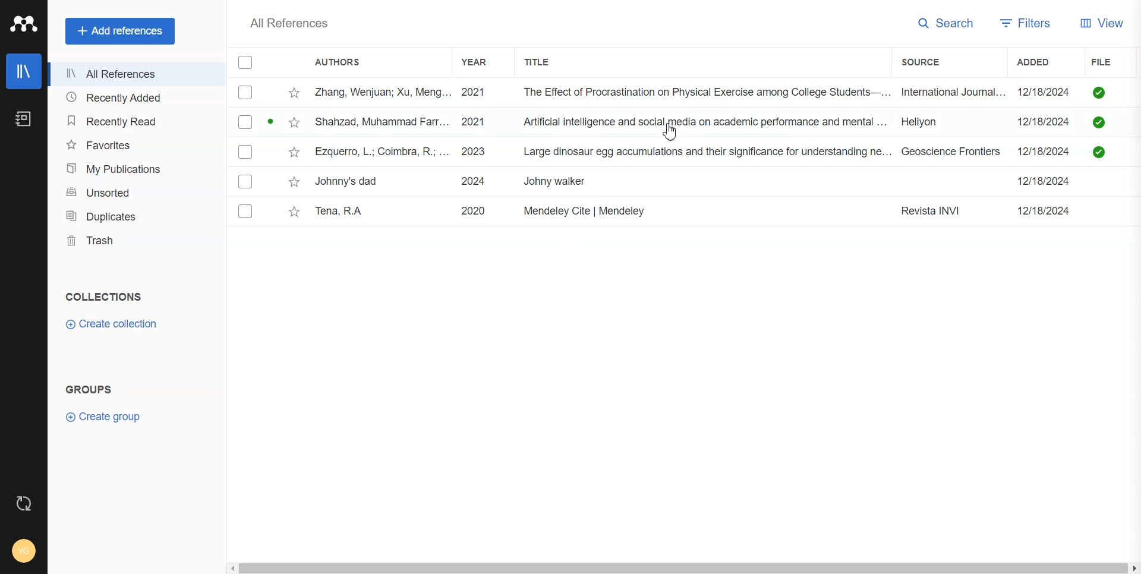 Image resolution: width=1141 pixels, height=574 pixels. Describe the element at coordinates (134, 215) in the screenshot. I see `Duplicates` at that location.